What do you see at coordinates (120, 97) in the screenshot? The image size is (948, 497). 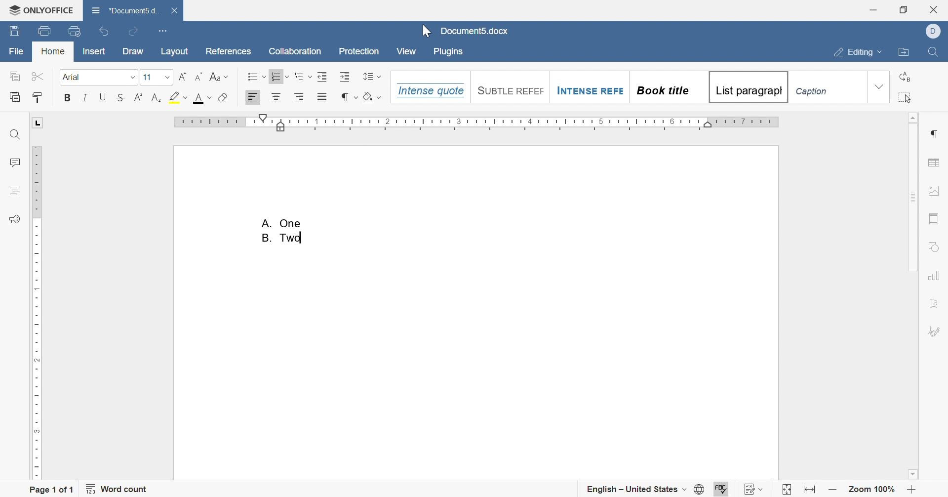 I see `strikethrough` at bounding box center [120, 97].